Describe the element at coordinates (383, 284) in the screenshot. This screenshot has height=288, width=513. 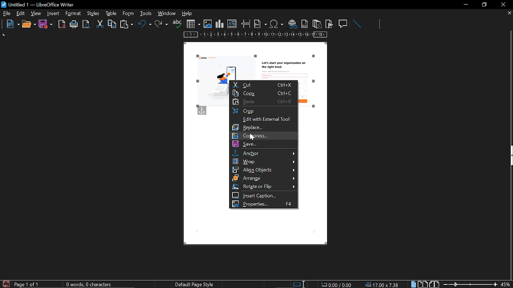
I see `position` at that location.